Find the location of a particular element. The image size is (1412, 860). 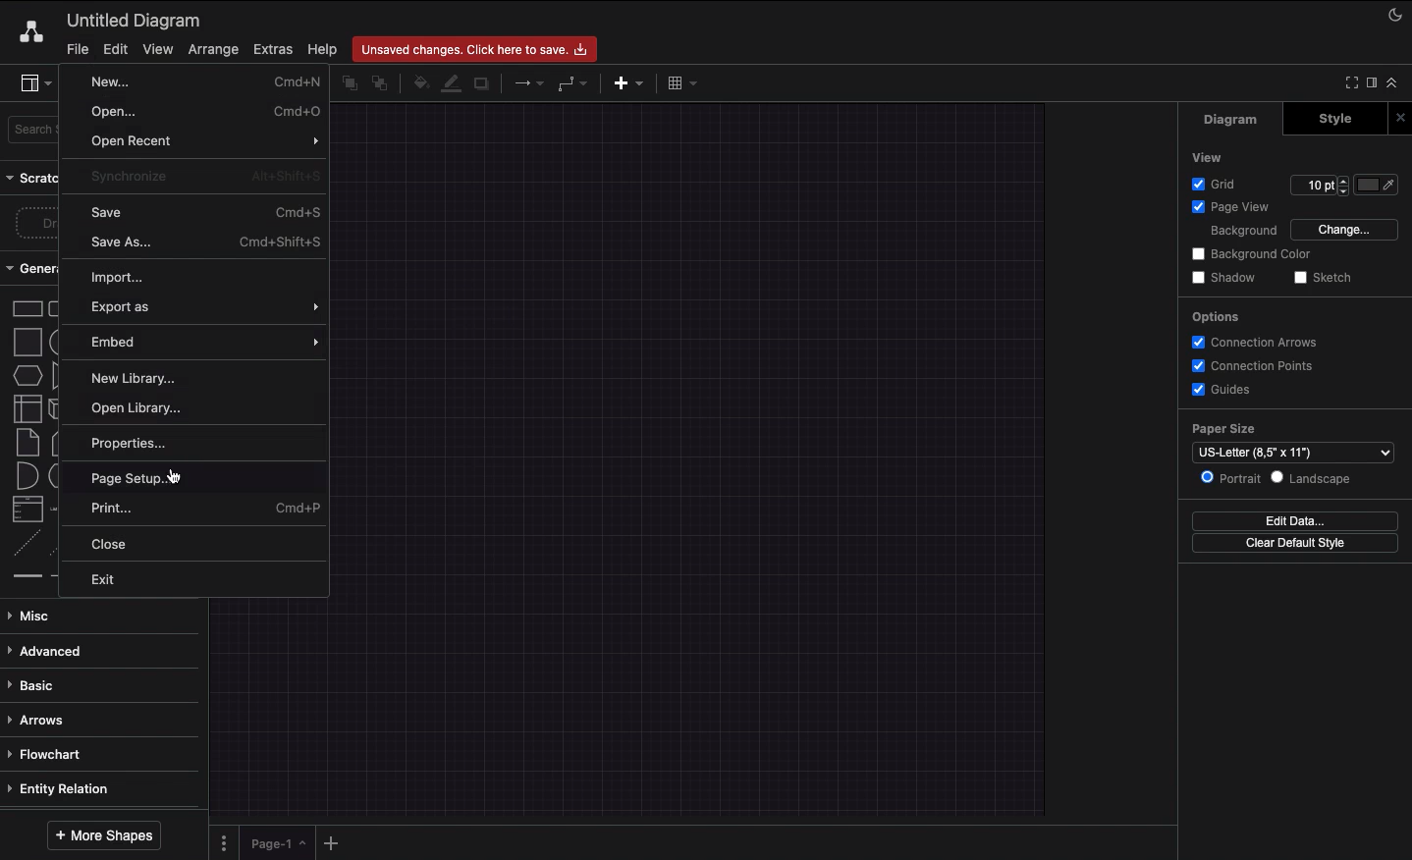

Background  is located at coordinates (1231, 232).